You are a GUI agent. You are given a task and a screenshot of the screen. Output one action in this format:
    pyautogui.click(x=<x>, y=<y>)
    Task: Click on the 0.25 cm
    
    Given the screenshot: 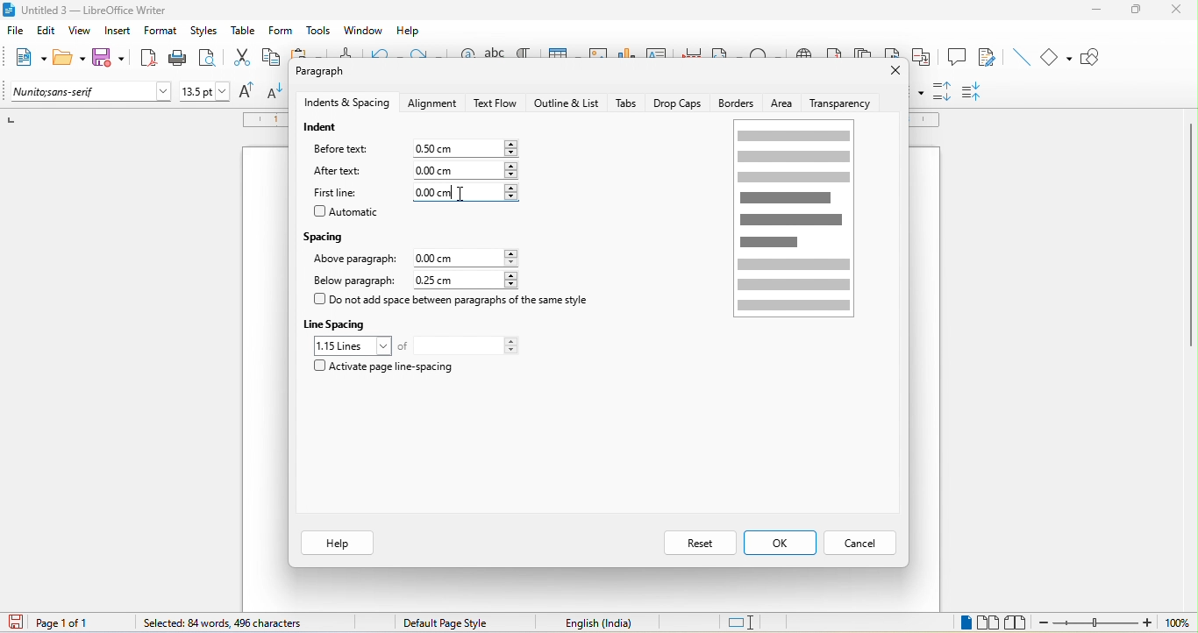 What is the action you would take?
    pyautogui.click(x=453, y=281)
    